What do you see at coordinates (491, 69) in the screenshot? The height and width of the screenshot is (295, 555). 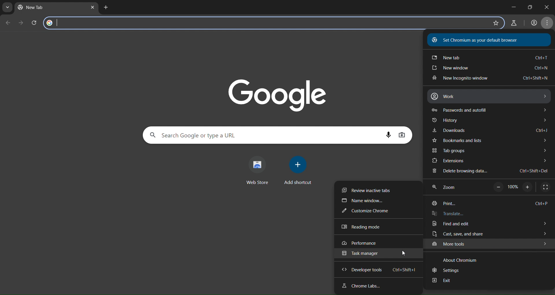 I see `new window` at bounding box center [491, 69].